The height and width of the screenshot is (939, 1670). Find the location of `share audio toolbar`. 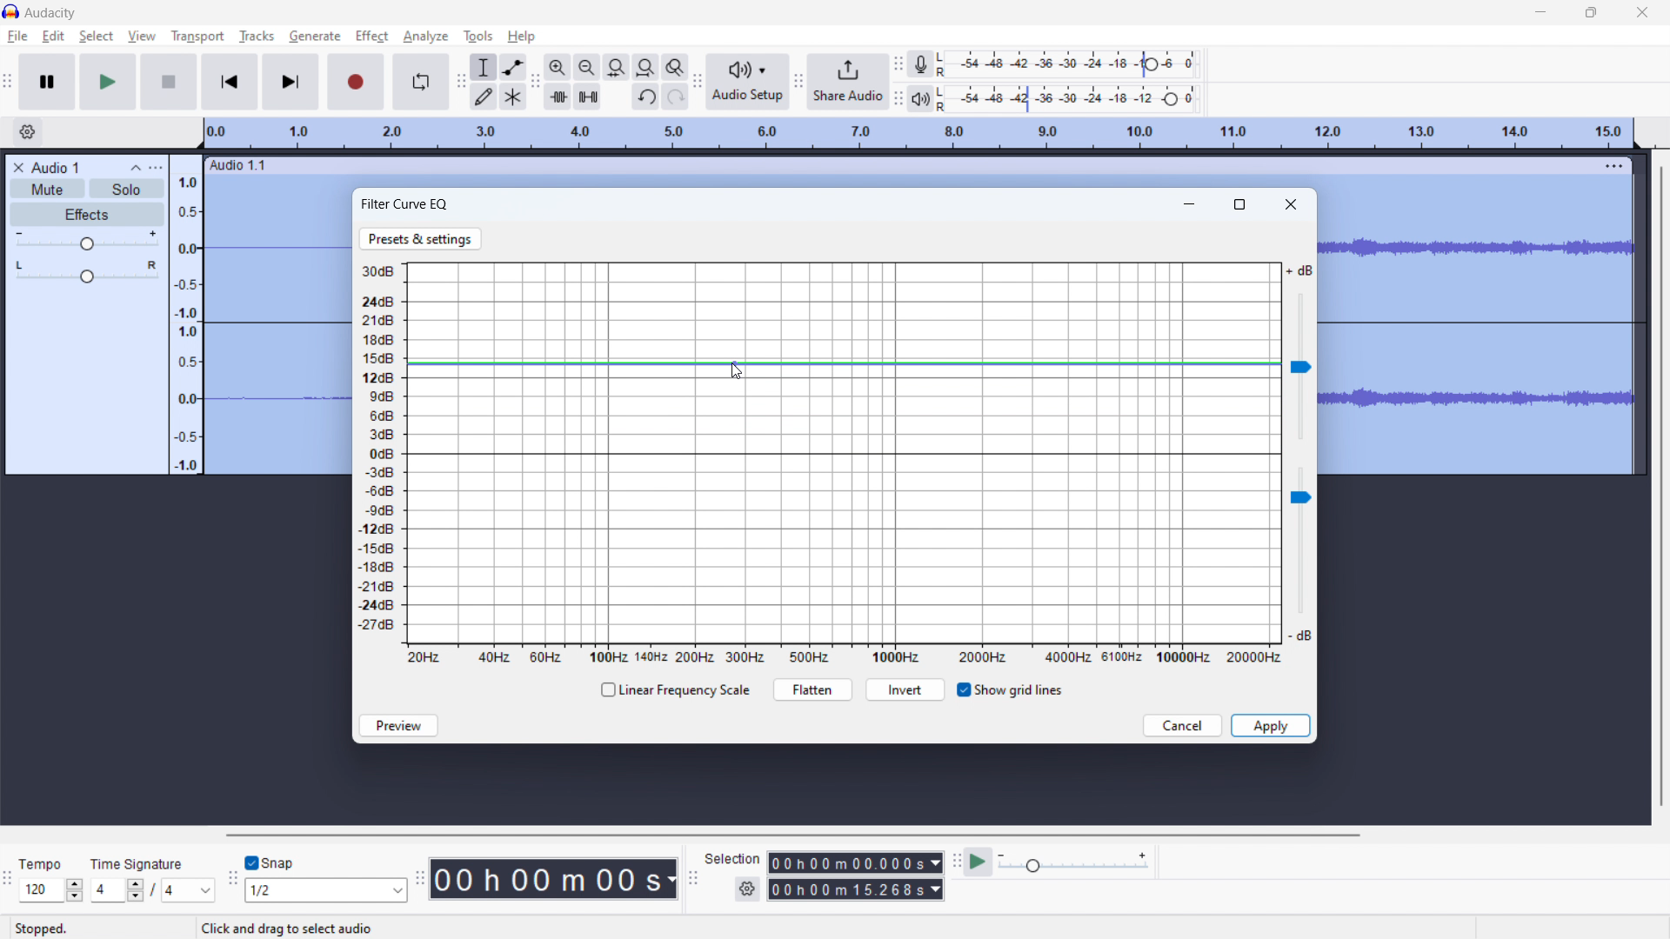

share audio toolbar is located at coordinates (799, 81).